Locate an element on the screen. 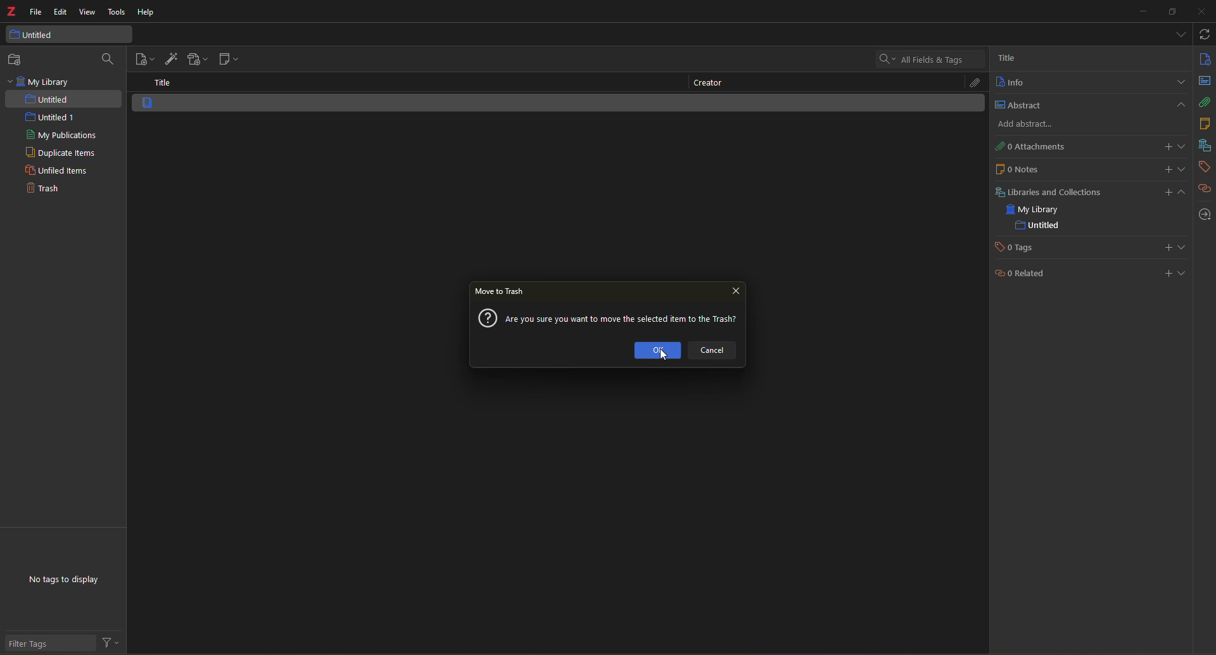 The height and width of the screenshot is (655, 1216). untitled is located at coordinates (1037, 226).